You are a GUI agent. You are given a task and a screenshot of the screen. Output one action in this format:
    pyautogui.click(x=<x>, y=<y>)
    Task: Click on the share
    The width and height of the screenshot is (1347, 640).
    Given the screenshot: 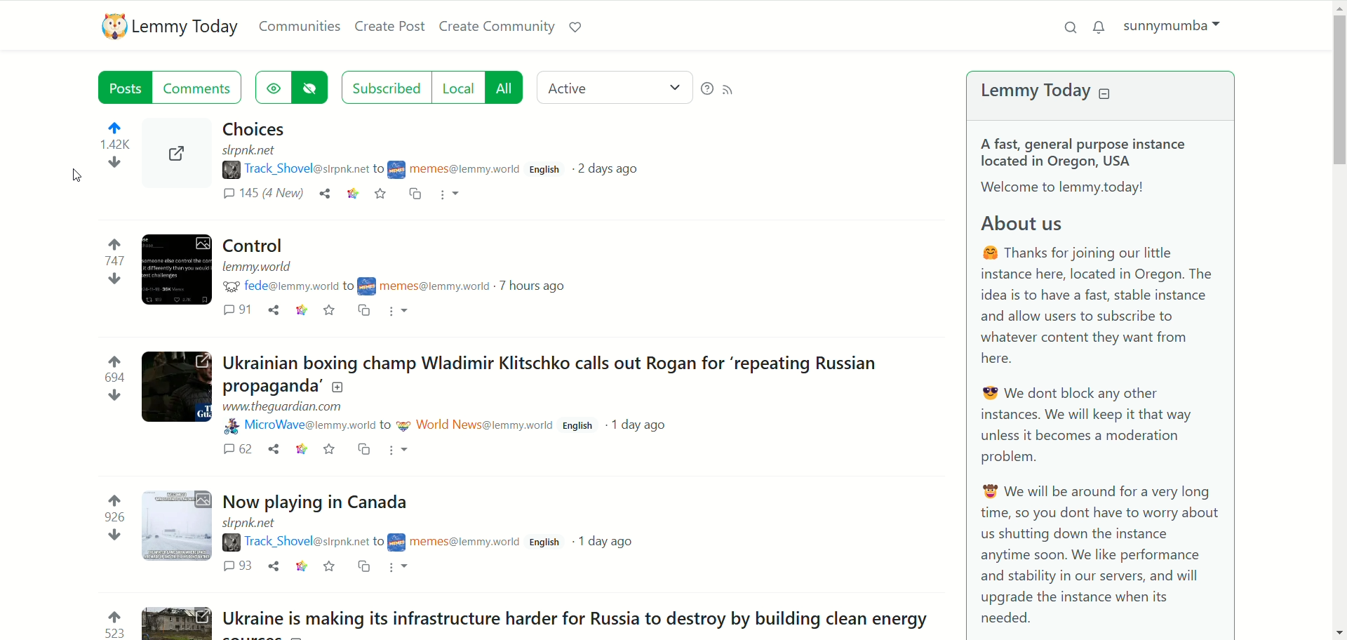 What is the action you would take?
    pyautogui.click(x=278, y=449)
    